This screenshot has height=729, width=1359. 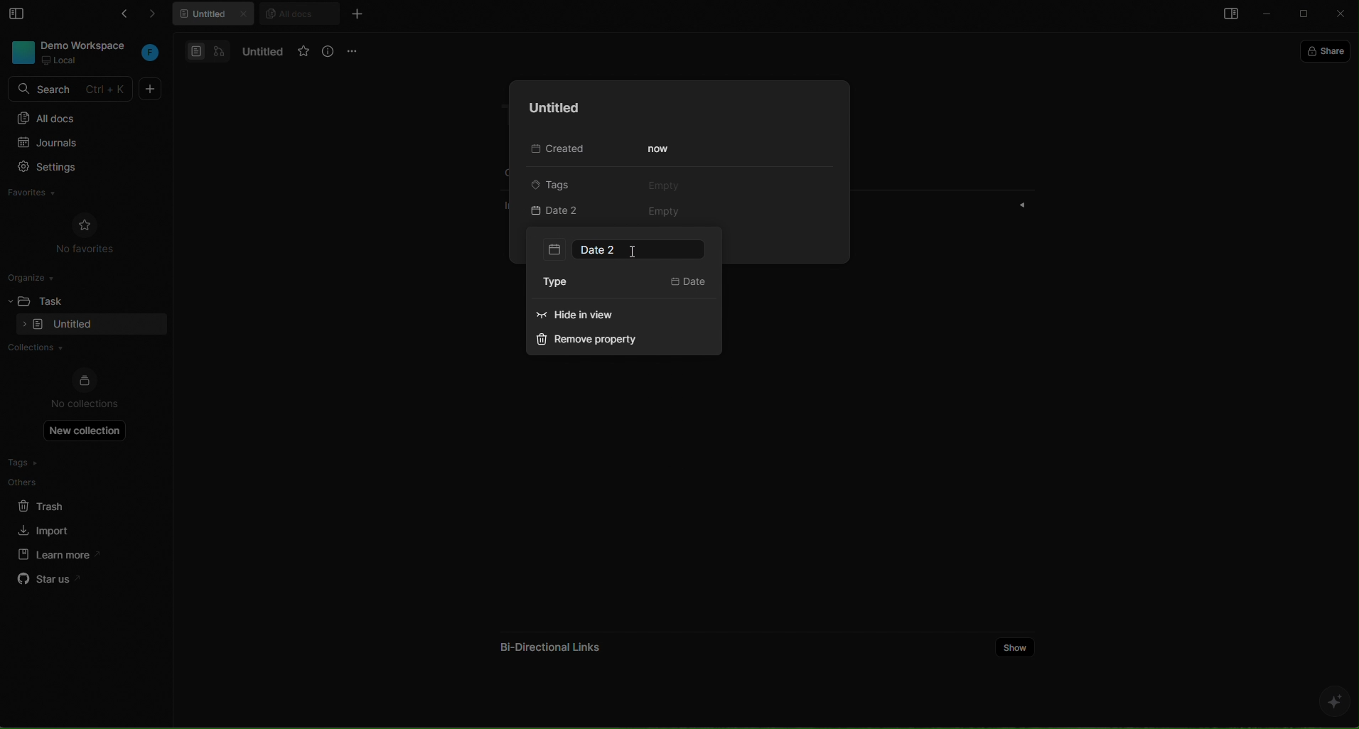 What do you see at coordinates (601, 318) in the screenshot?
I see `hide in view` at bounding box center [601, 318].